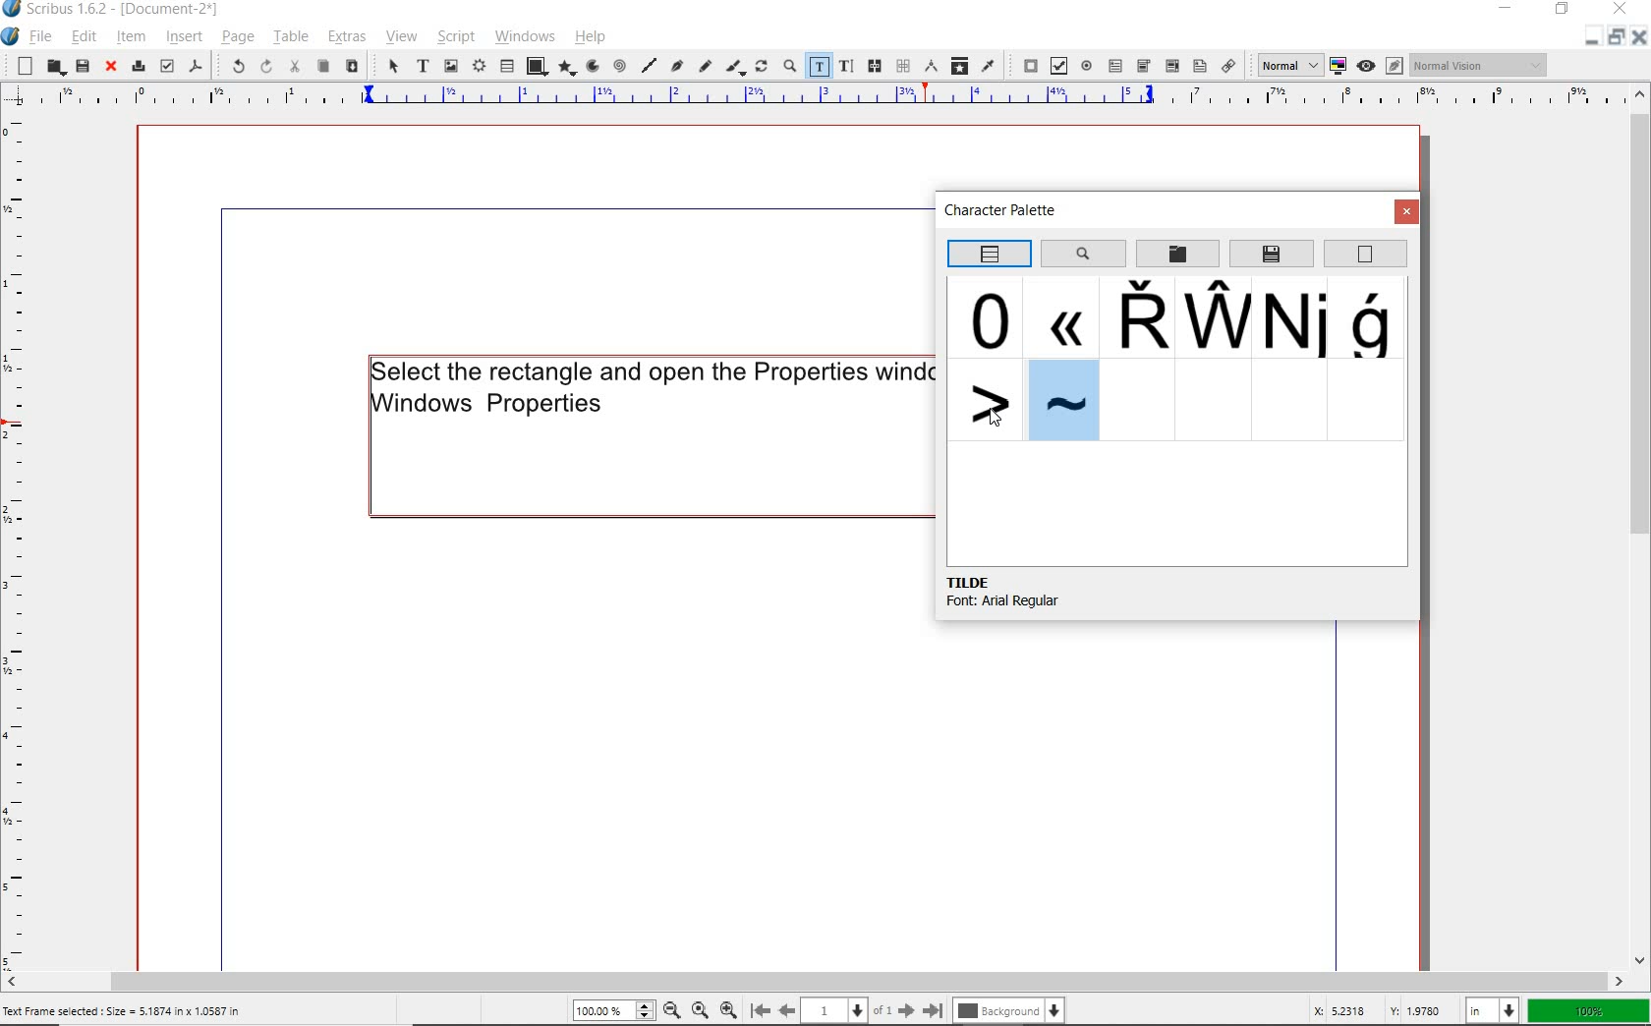 The width and height of the screenshot is (1651, 1026). What do you see at coordinates (1480, 65) in the screenshot?
I see `Normal Vision` at bounding box center [1480, 65].